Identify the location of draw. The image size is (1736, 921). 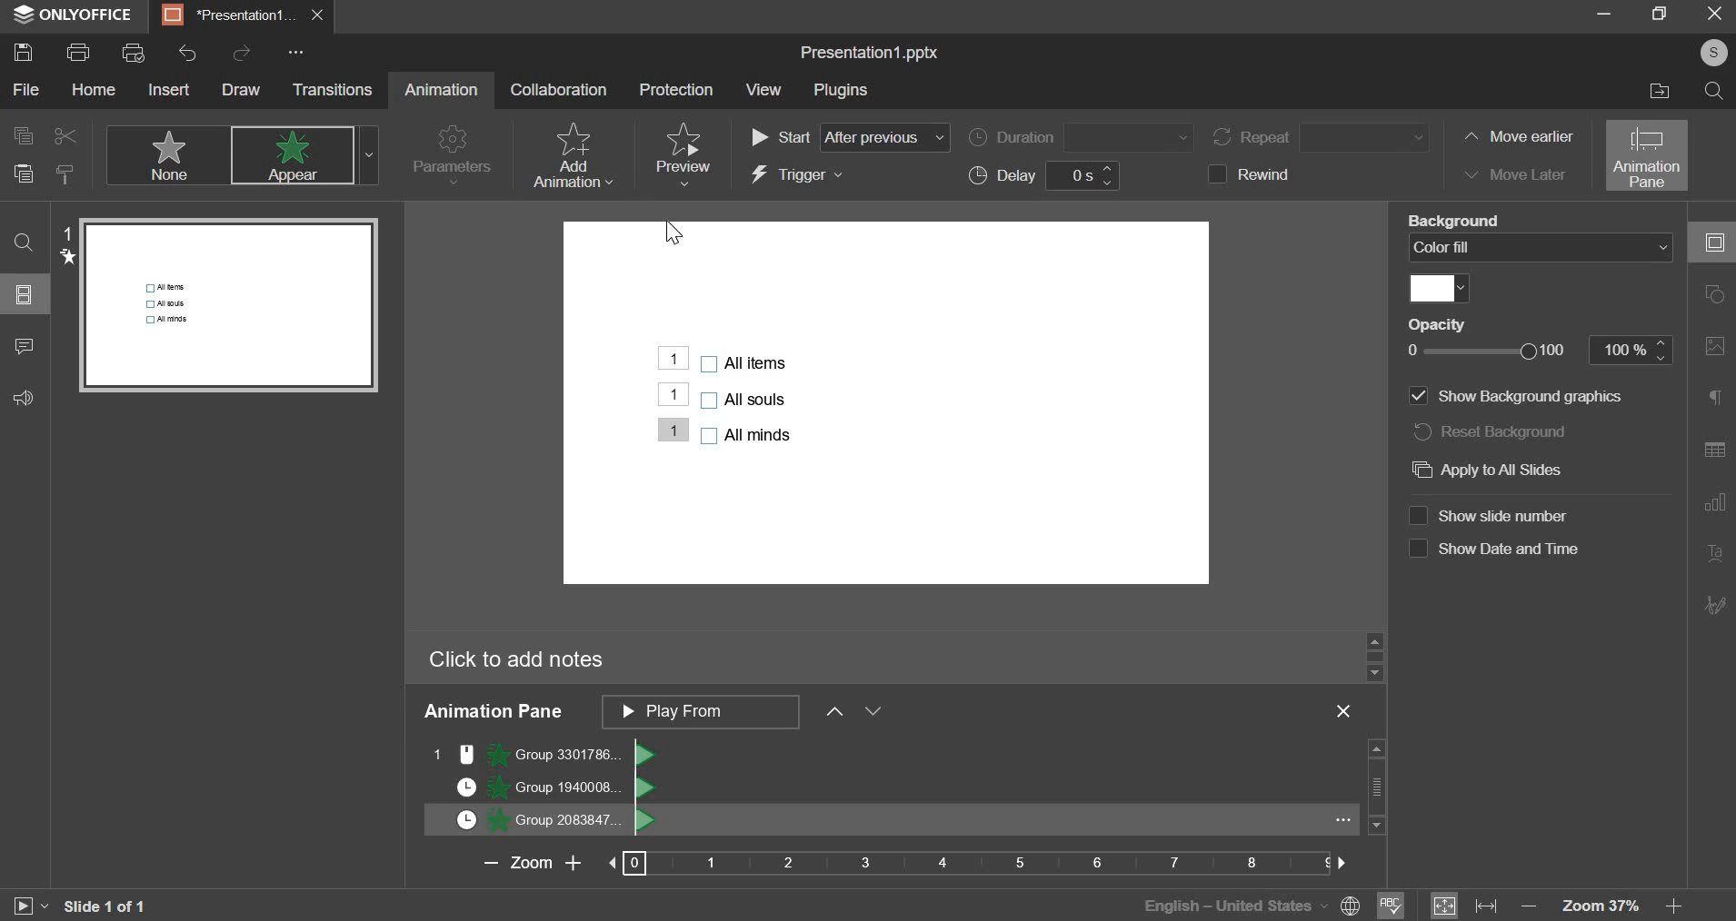
(241, 90).